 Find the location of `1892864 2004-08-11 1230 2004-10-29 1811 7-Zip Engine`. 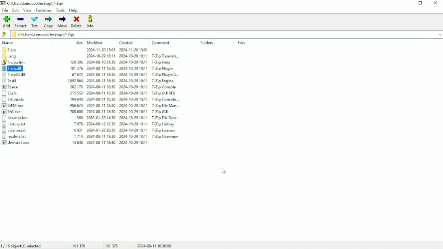

1892864 2004-08-11 1230 2004-10-29 1811 7-Zip Engine is located at coordinates (125, 80).